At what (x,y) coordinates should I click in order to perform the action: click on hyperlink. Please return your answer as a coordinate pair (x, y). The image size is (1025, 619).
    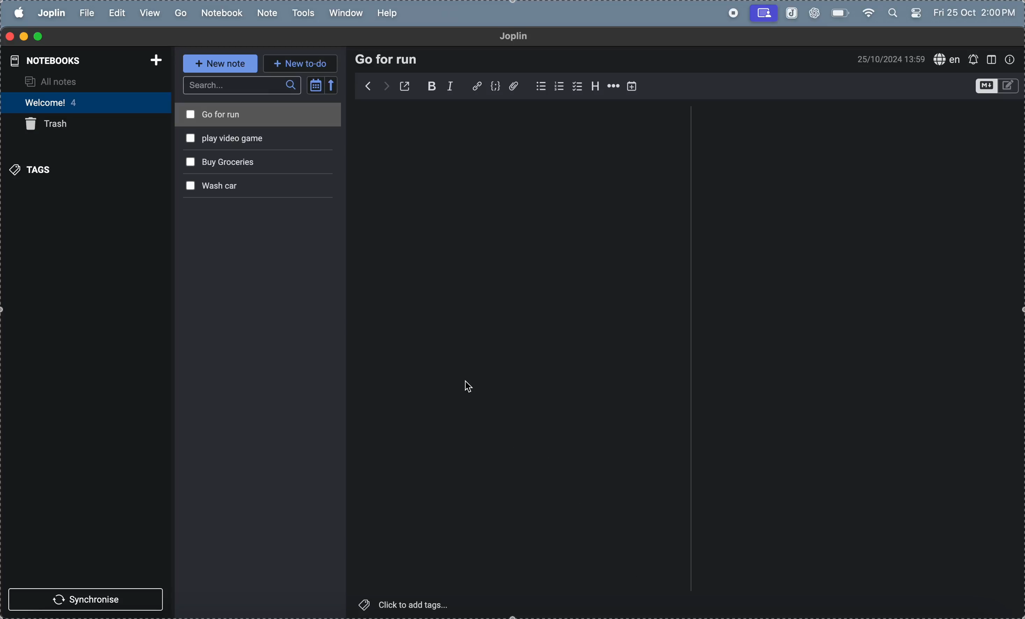
    Looking at the image, I should click on (476, 85).